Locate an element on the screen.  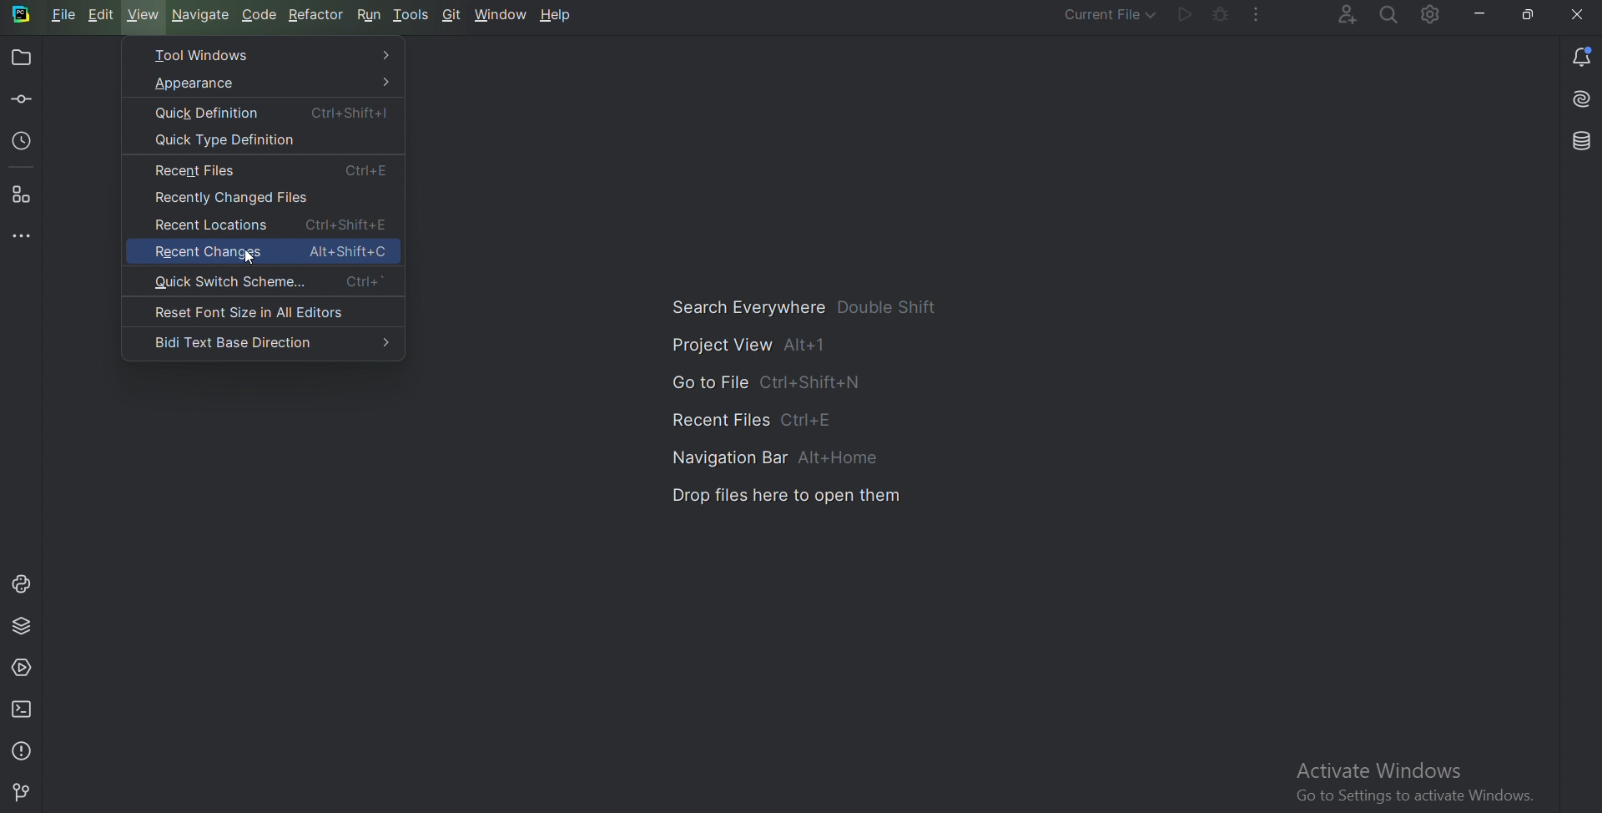
Recent locations is located at coordinates (263, 223).